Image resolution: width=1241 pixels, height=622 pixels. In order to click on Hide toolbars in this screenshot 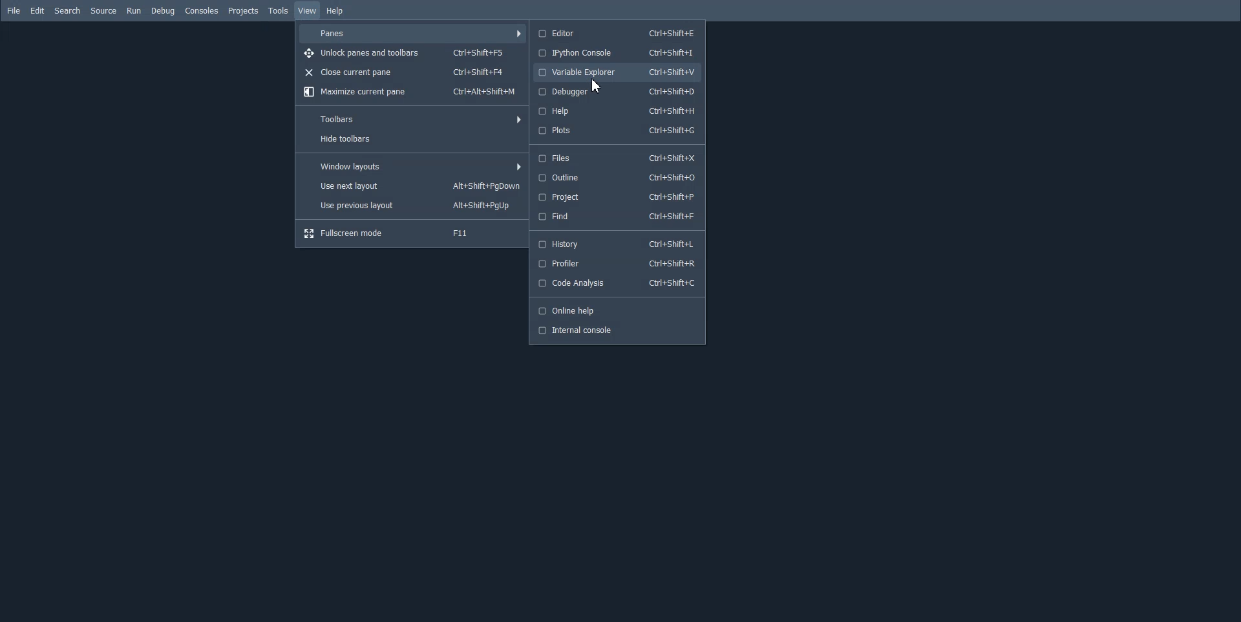, I will do `click(413, 138)`.